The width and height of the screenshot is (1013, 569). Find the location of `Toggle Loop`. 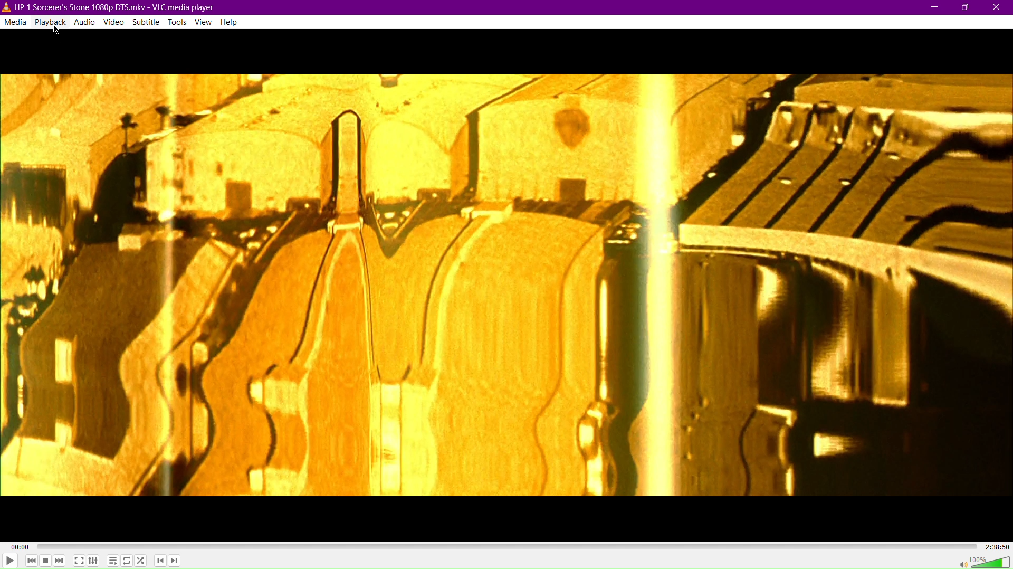

Toggle Loop is located at coordinates (127, 561).